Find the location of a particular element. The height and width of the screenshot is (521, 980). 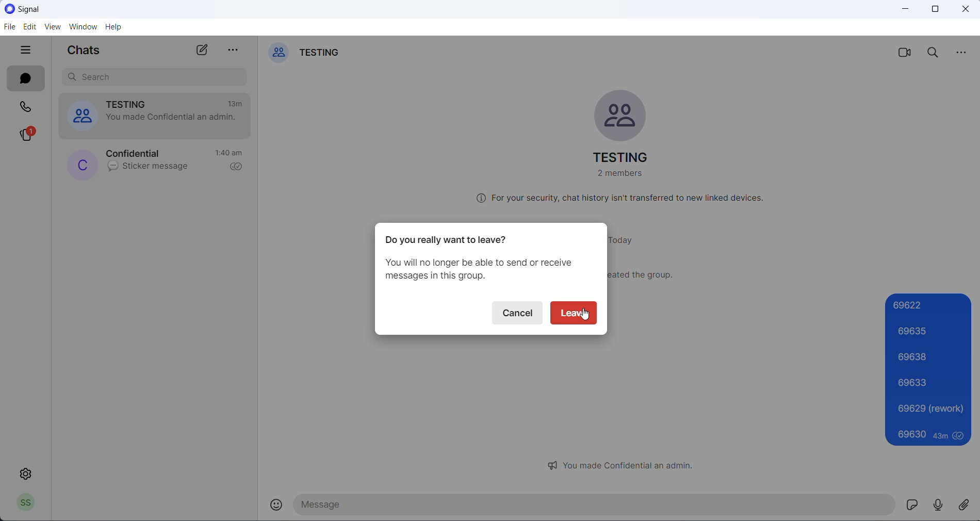

group name is located at coordinates (322, 54).